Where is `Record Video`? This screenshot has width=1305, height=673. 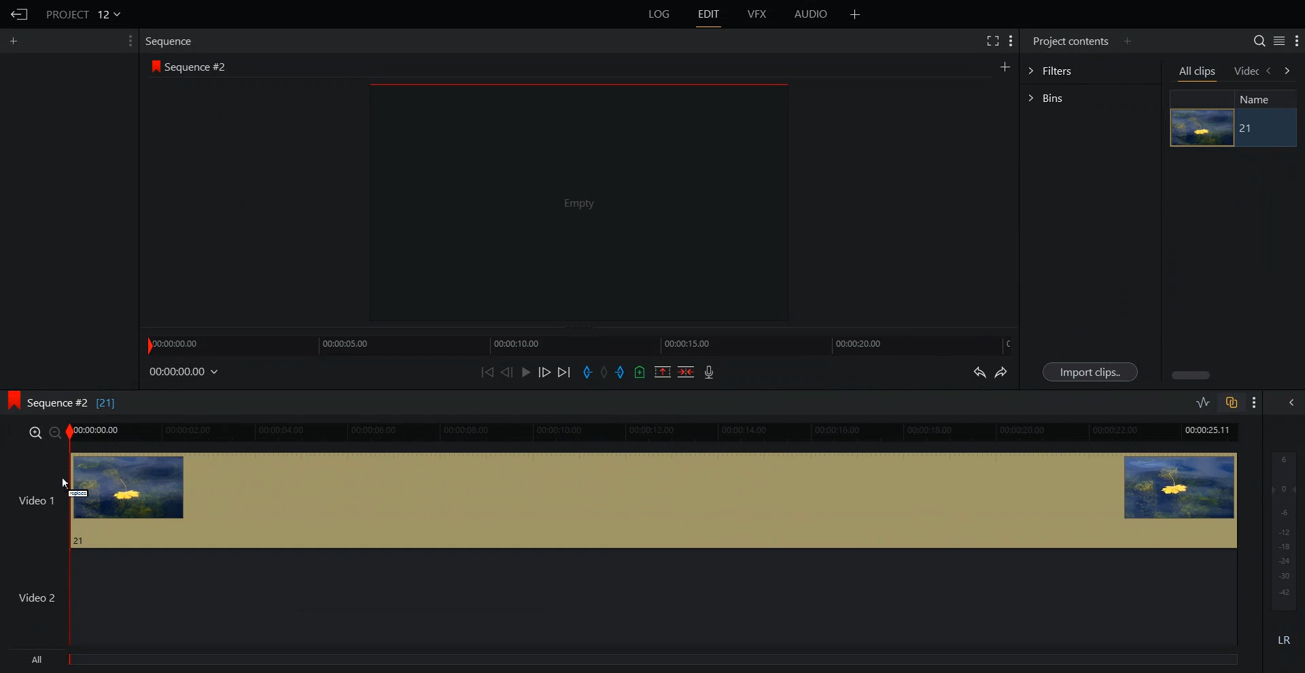
Record Video is located at coordinates (710, 372).